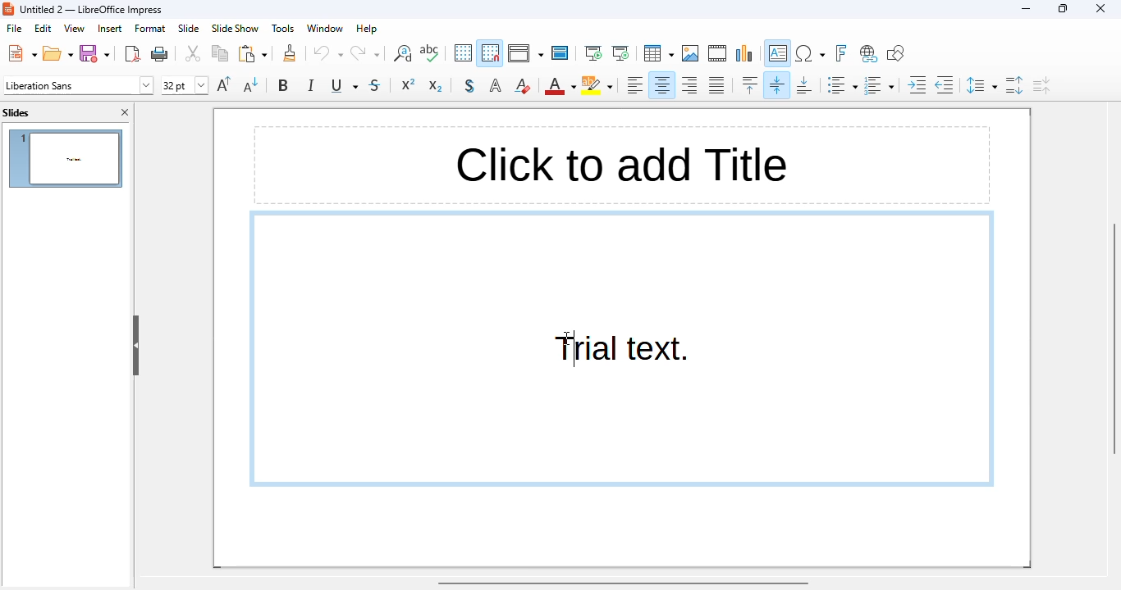  What do you see at coordinates (658, 52) in the screenshot?
I see `table` at bounding box center [658, 52].